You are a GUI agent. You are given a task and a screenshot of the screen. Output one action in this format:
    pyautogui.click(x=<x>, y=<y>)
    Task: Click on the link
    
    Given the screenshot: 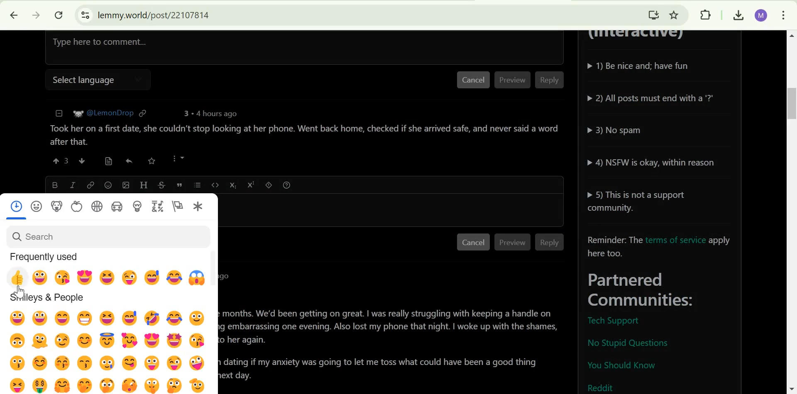 What is the action you would take?
    pyautogui.click(x=143, y=113)
    